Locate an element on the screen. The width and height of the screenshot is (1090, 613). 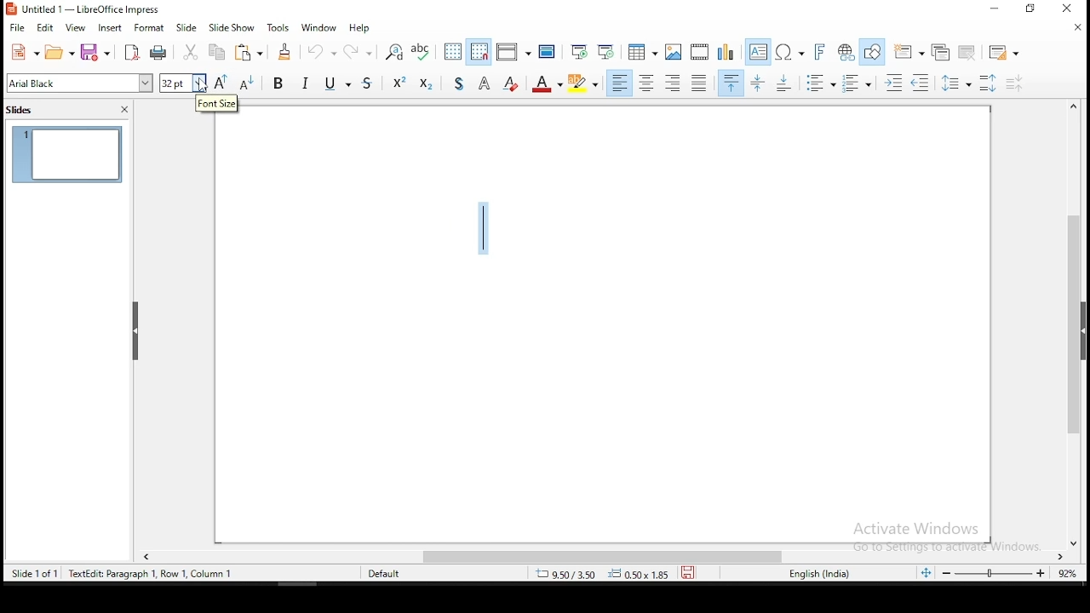
Space above Paragraph is located at coordinates (786, 83).